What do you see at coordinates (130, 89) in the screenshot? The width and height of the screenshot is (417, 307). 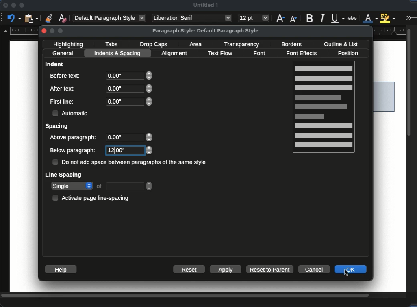 I see `0.00` at bounding box center [130, 89].